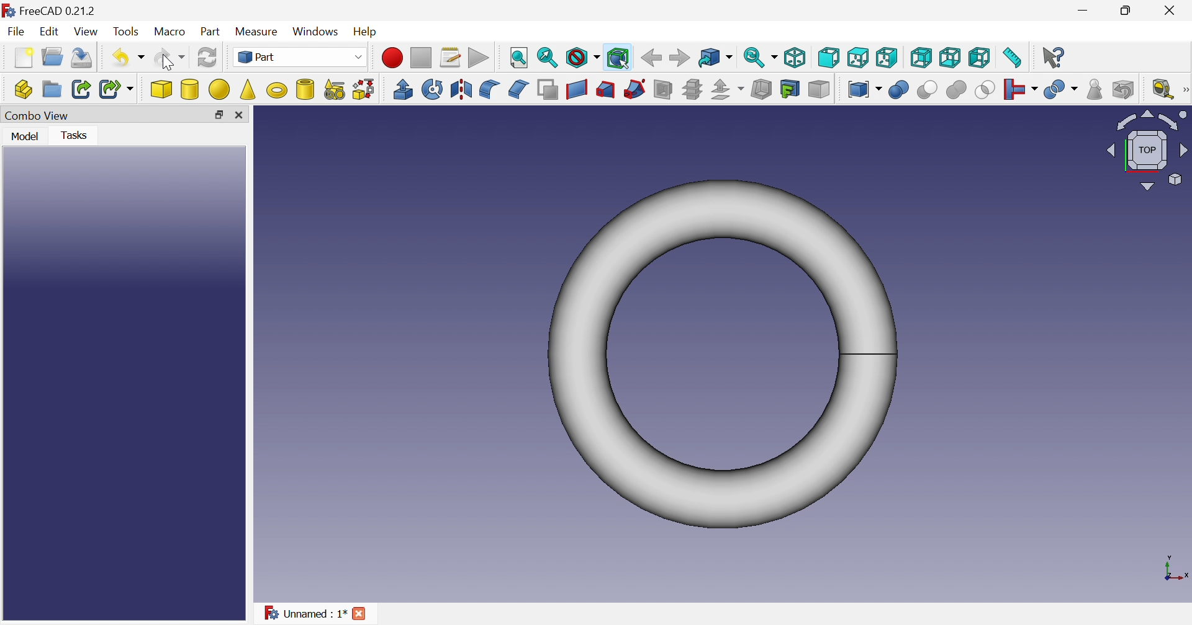 The image size is (1192, 625). What do you see at coordinates (761, 58) in the screenshot?
I see `Sync view` at bounding box center [761, 58].